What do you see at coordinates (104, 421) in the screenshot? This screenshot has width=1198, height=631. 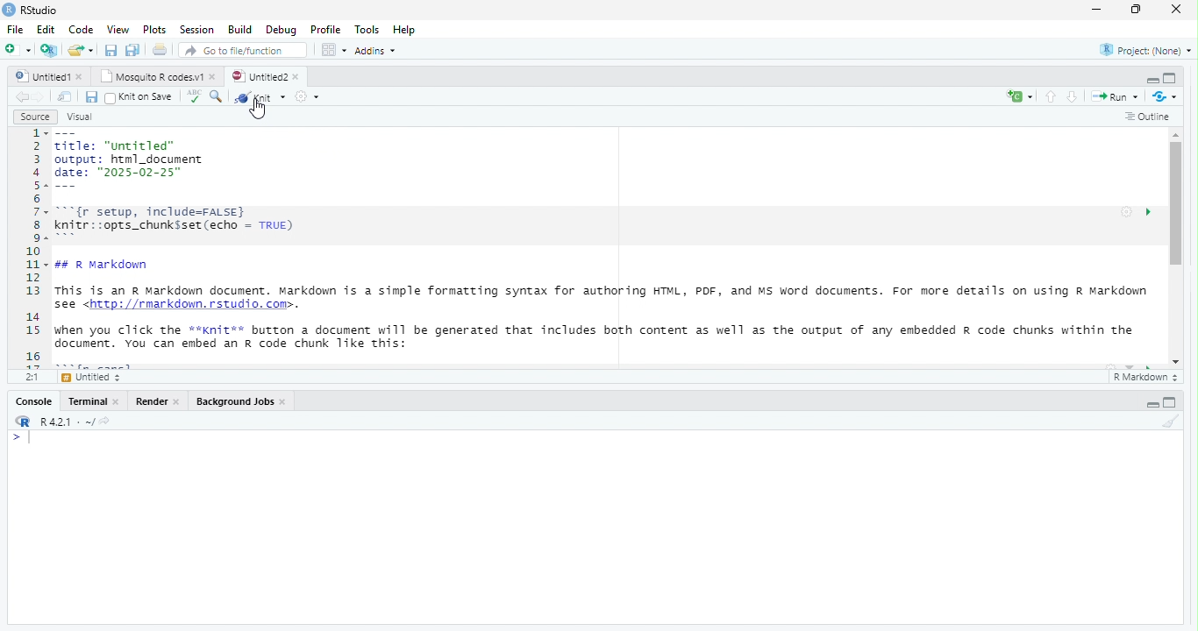 I see `share` at bounding box center [104, 421].